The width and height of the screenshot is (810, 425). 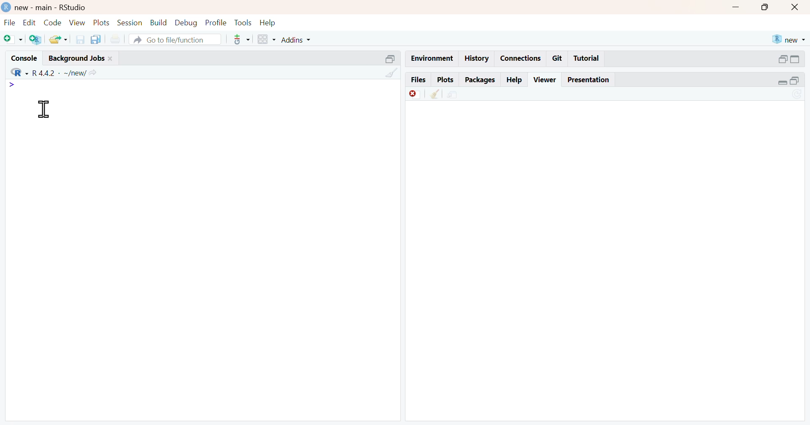 I want to click on show in new window, so click(x=451, y=95).